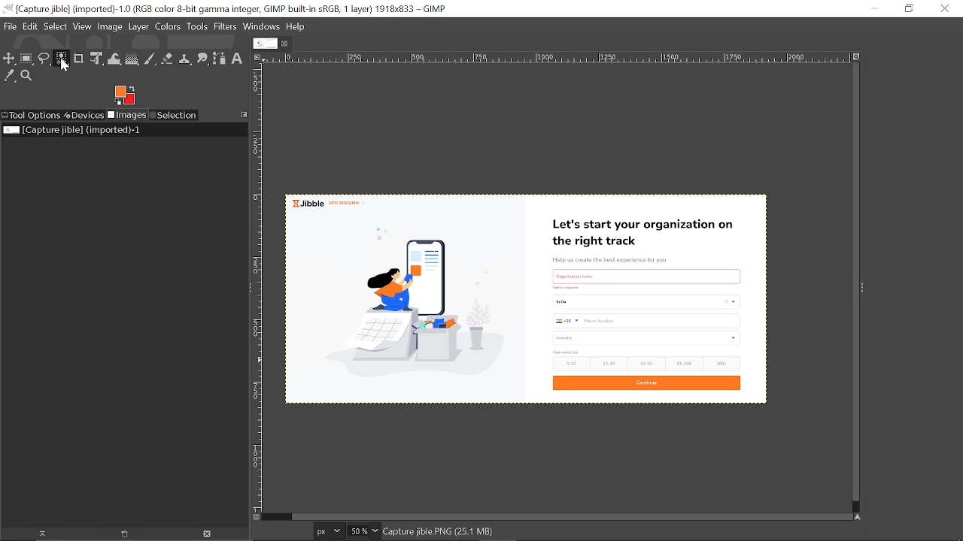  What do you see at coordinates (29, 77) in the screenshot?
I see `Zoom tool` at bounding box center [29, 77].